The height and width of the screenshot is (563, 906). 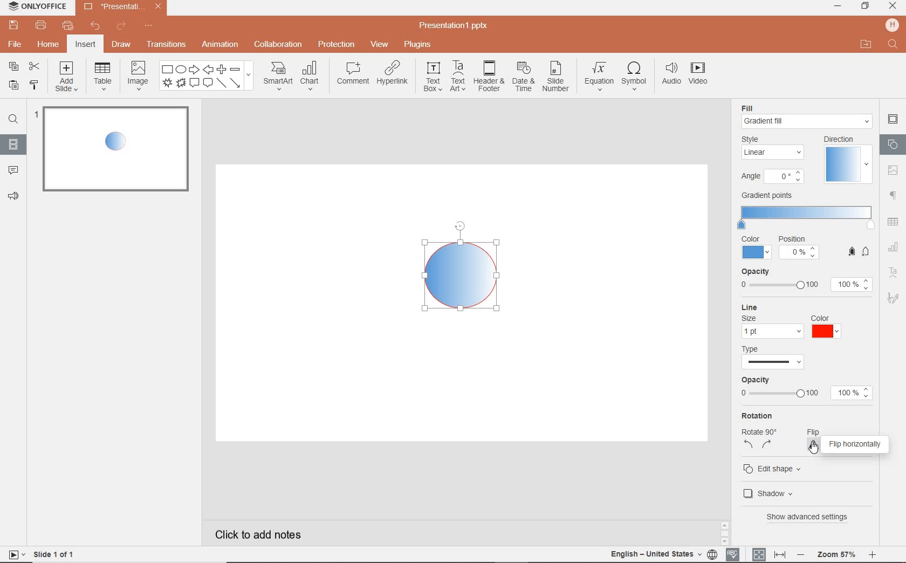 What do you see at coordinates (726, 532) in the screenshot?
I see `scrollbar` at bounding box center [726, 532].